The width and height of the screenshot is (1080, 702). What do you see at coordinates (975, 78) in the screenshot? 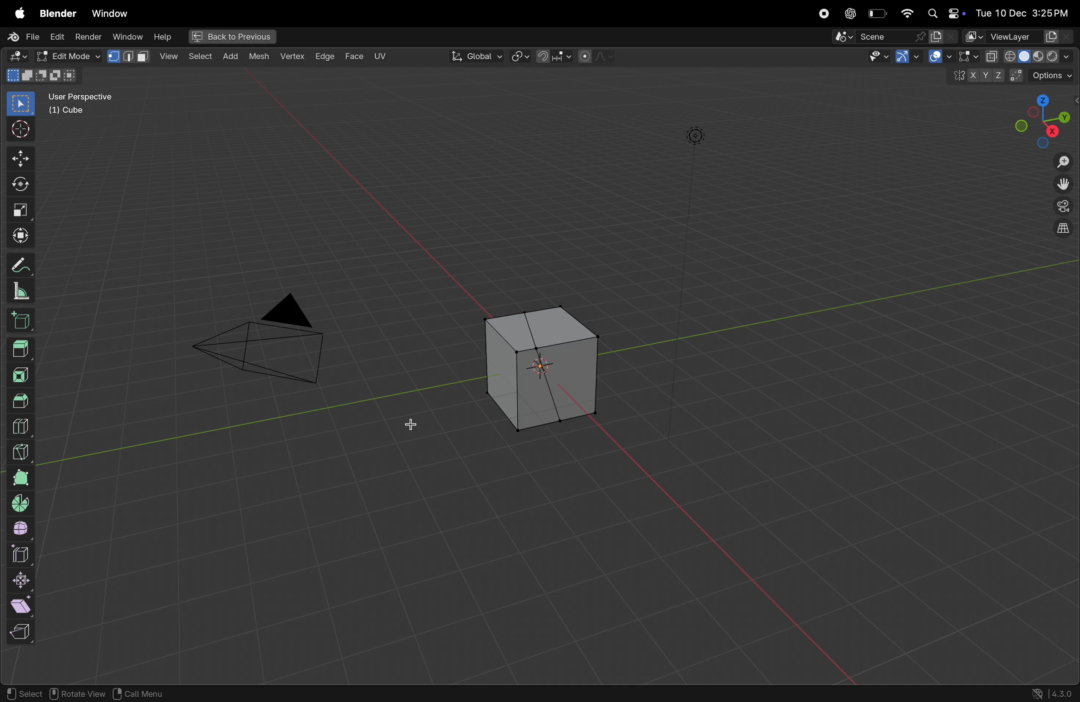
I see `x y z` at bounding box center [975, 78].